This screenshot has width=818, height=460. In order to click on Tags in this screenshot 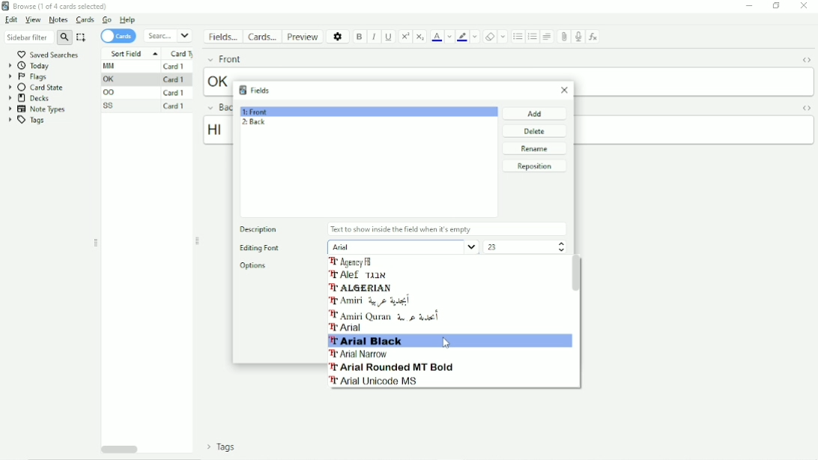, I will do `click(31, 121)`.